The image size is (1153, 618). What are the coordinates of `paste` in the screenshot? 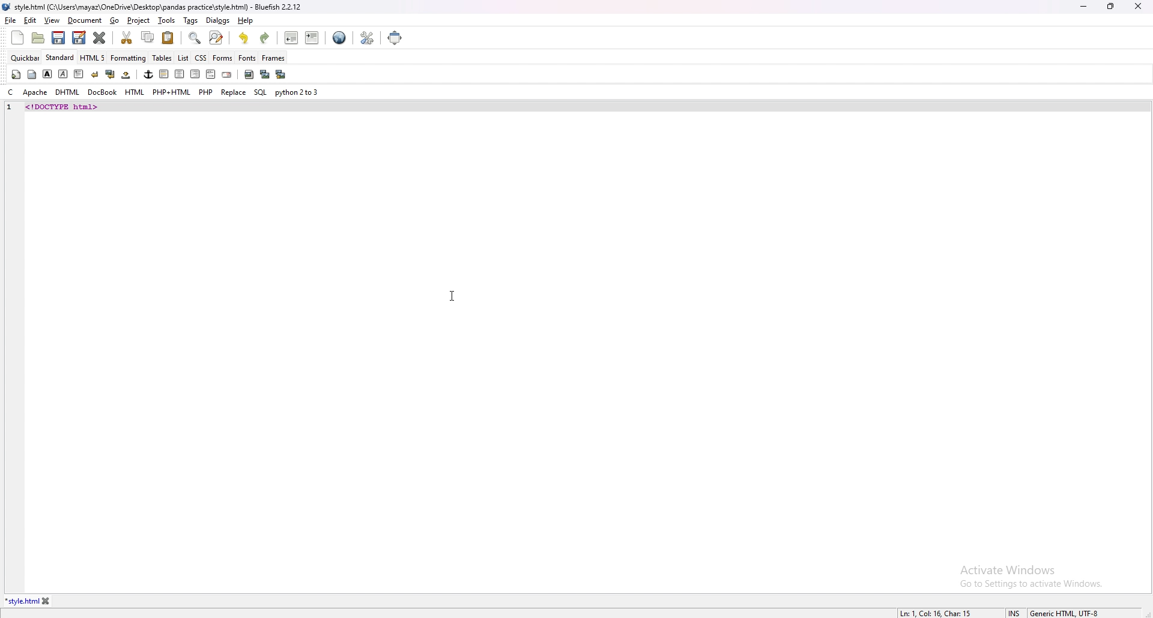 It's located at (168, 37).